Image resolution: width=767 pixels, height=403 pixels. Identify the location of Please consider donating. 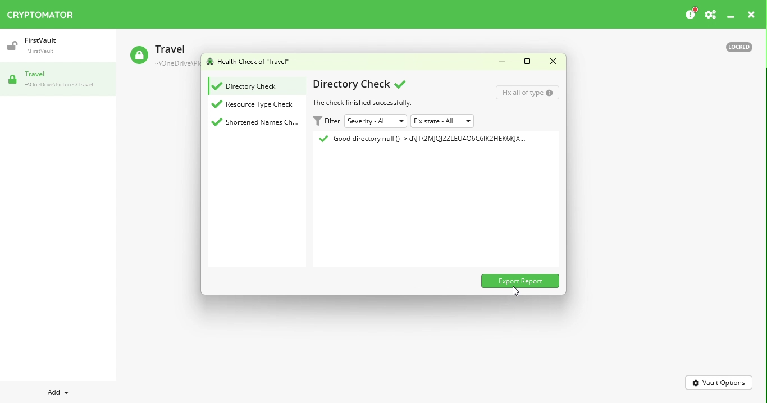
(688, 13).